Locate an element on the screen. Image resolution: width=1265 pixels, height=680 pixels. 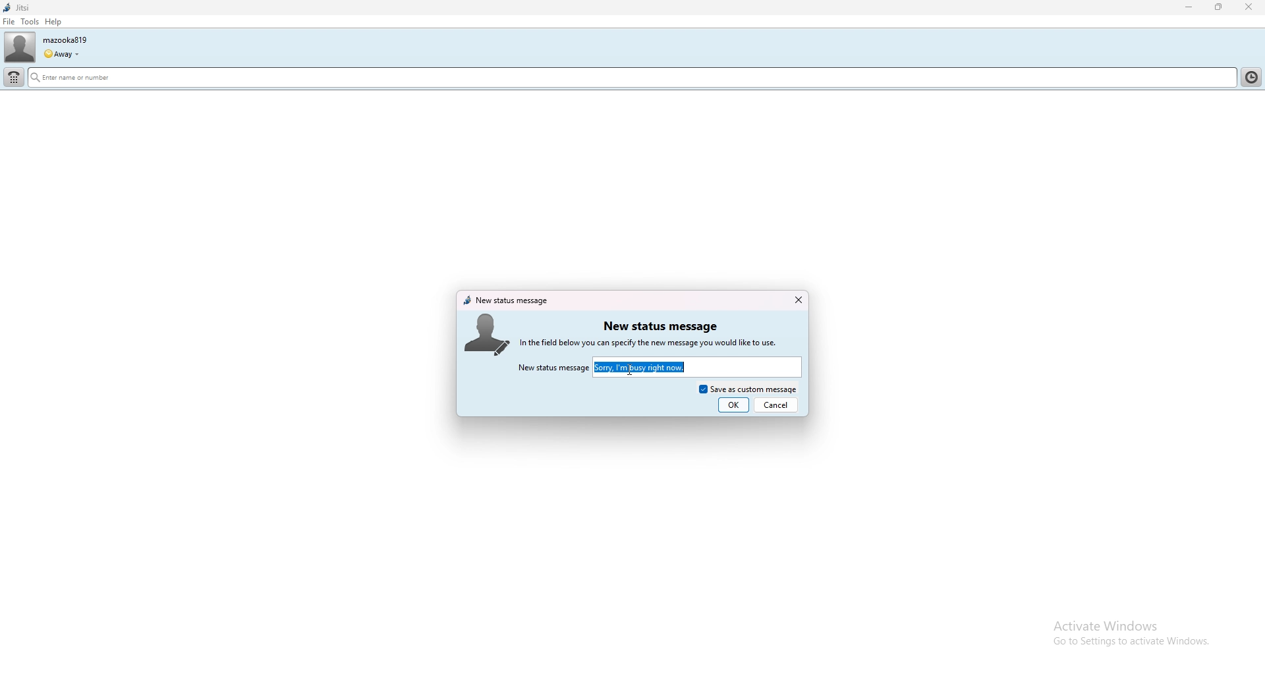
status is located at coordinates (61, 55).